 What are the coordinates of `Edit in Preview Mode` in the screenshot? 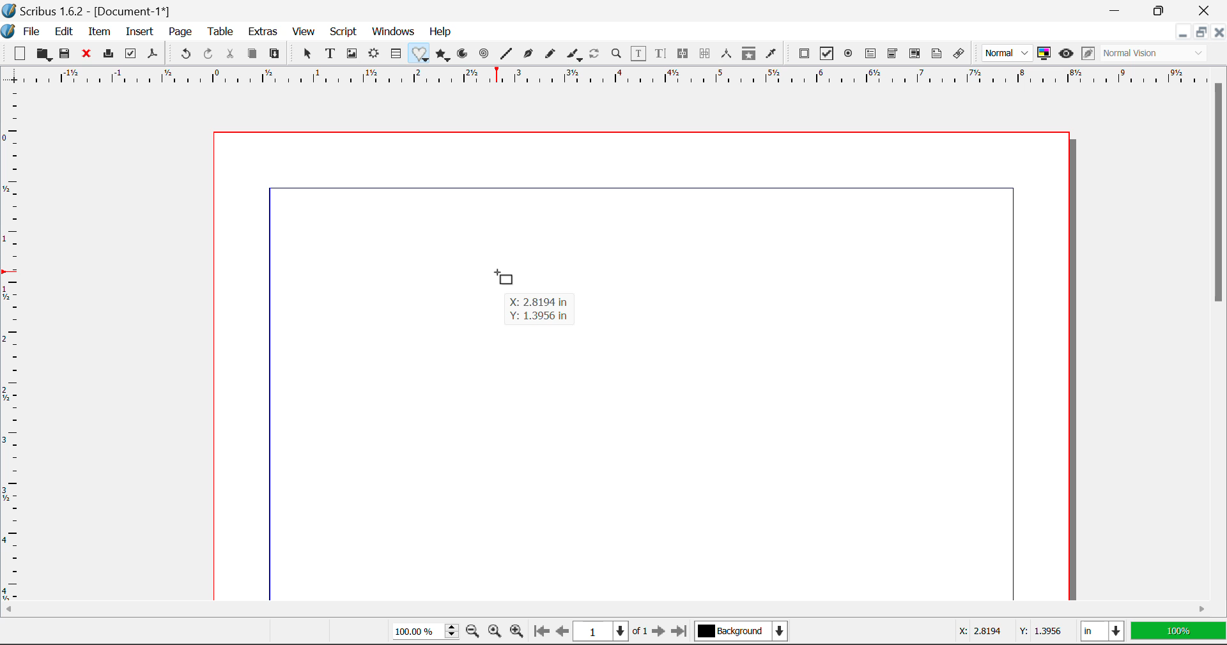 It's located at (1088, 54).